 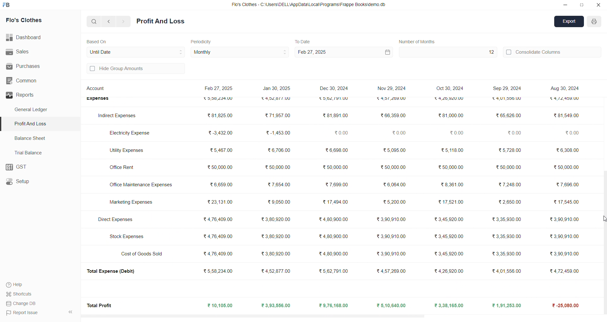 I want to click on ₹50,000.00, so click(x=218, y=168).